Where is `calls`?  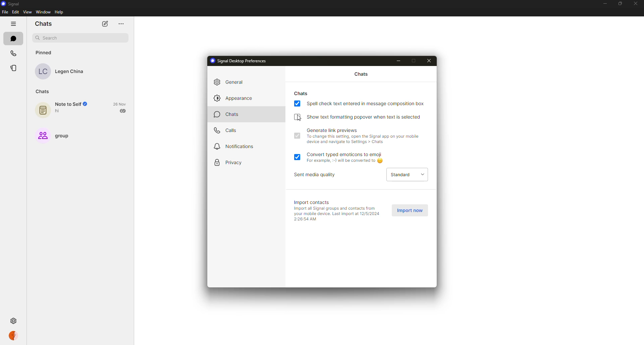
calls is located at coordinates (13, 55).